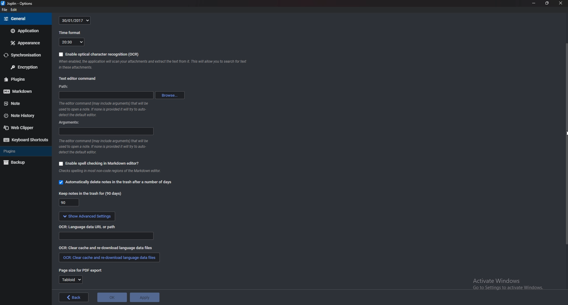  I want to click on time format, so click(70, 33).